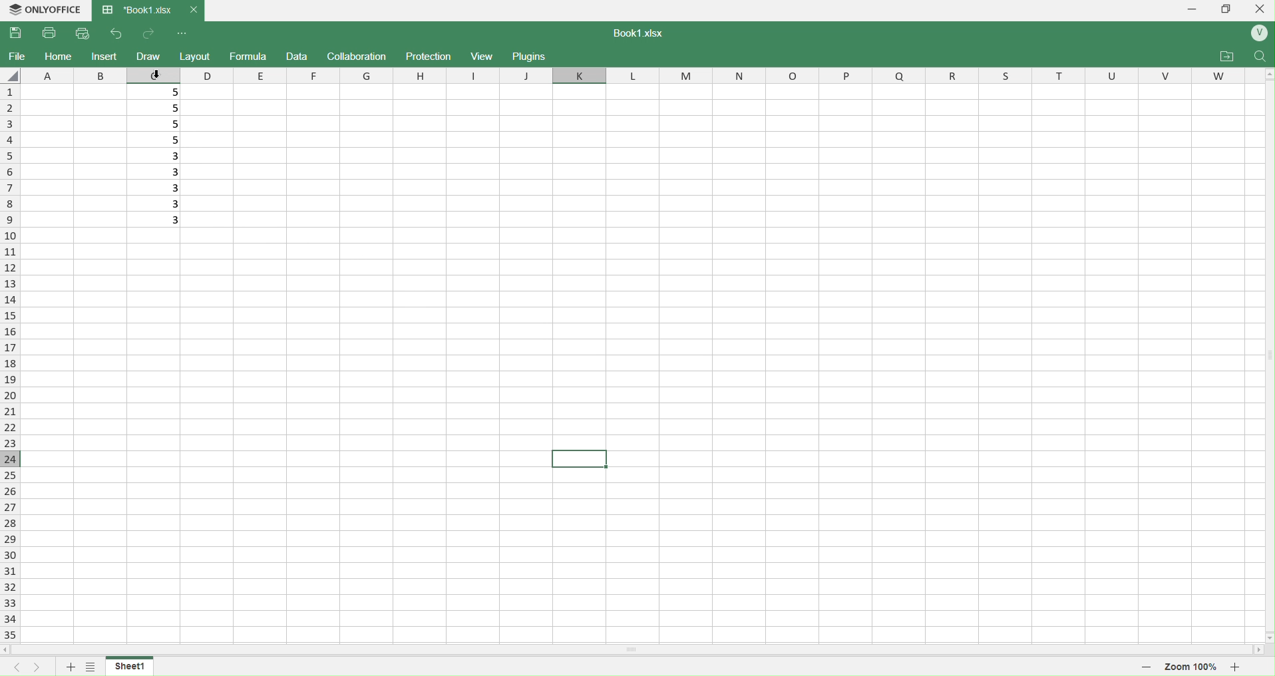 Image resolution: width=1275 pixels, height=676 pixels. I want to click on 3, so click(155, 170).